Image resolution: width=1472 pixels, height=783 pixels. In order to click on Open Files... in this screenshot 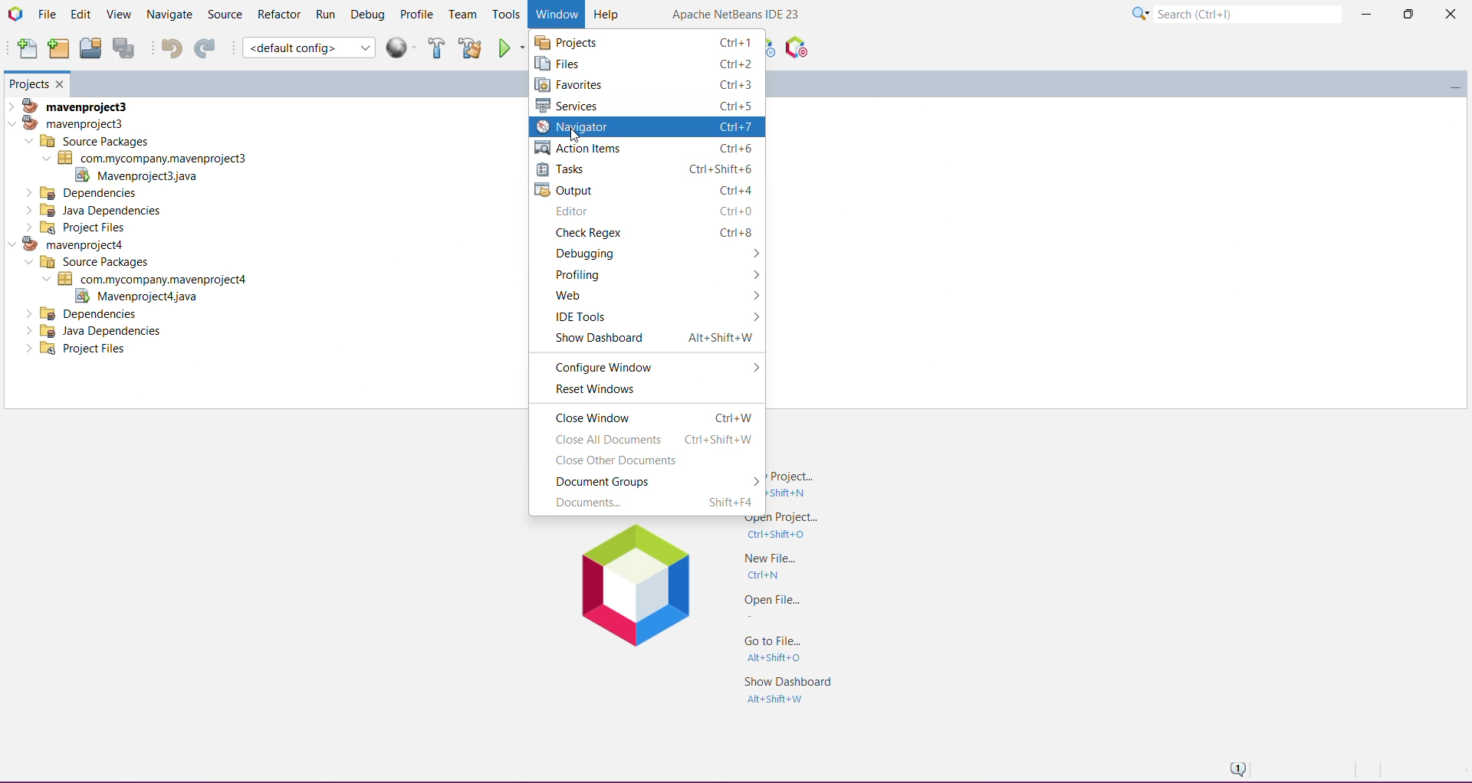, I will do `click(769, 604)`.